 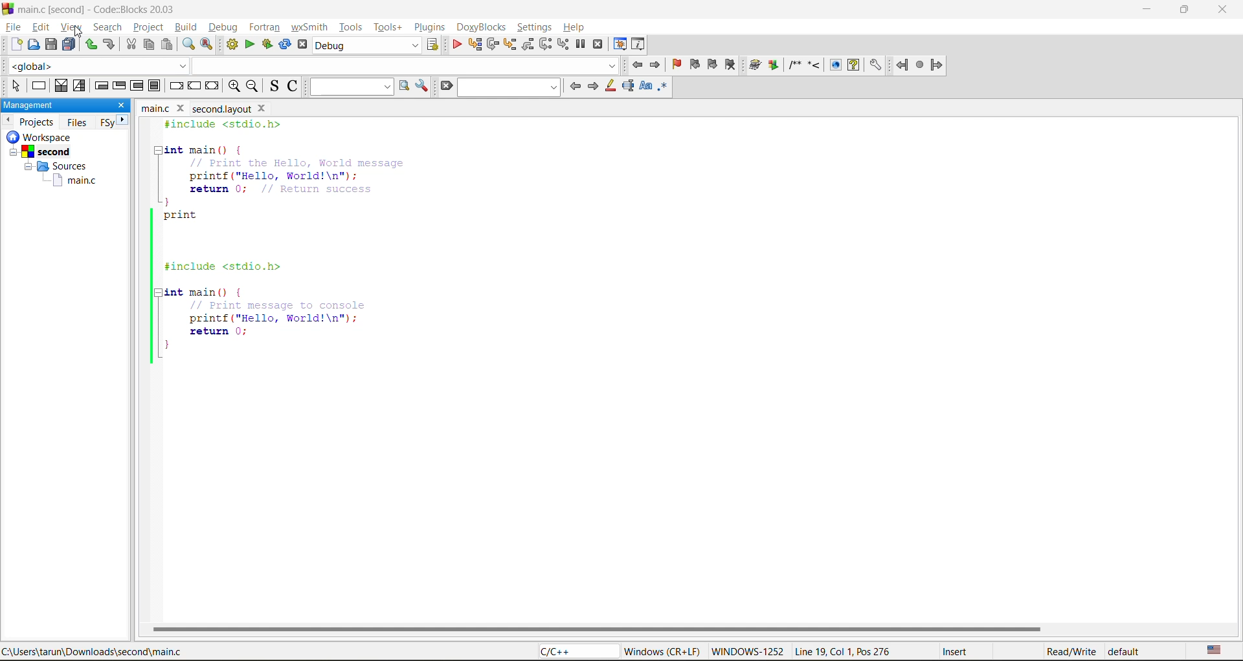 What do you see at coordinates (201, 108) in the screenshot?
I see `file name` at bounding box center [201, 108].